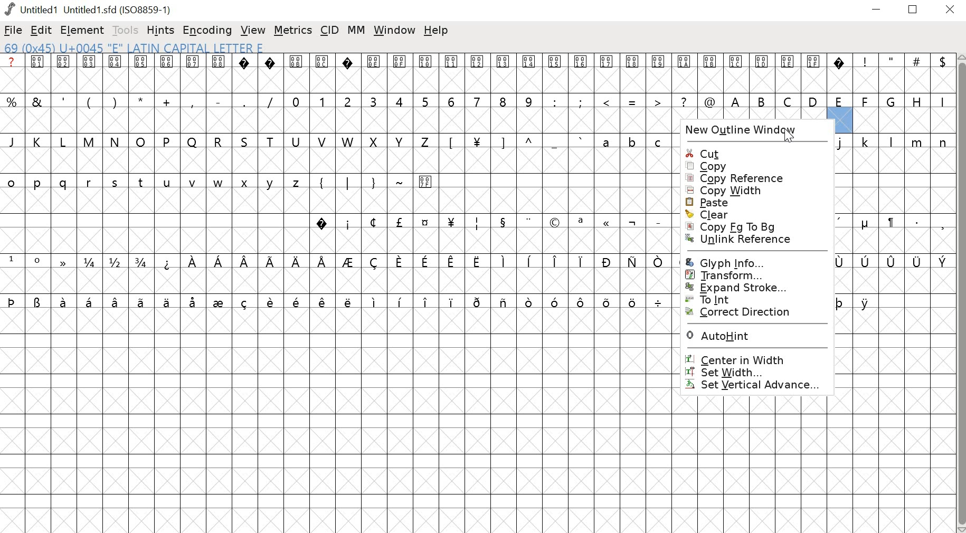  I want to click on file, so click(13, 31).